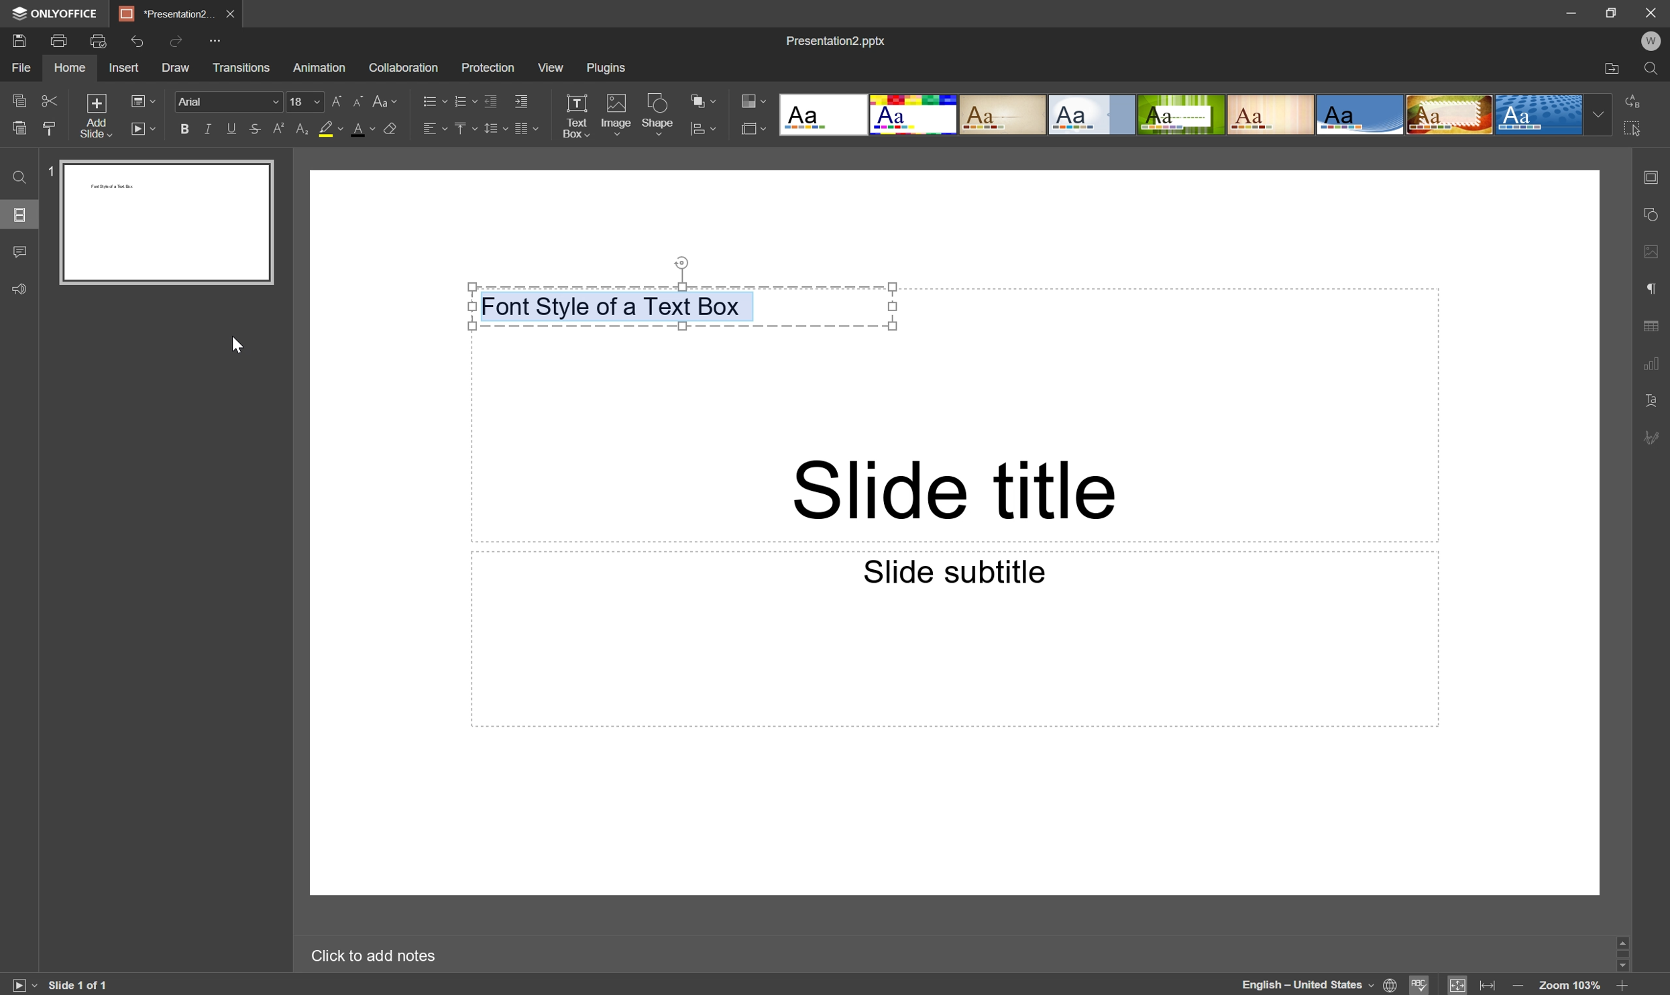 This screenshot has width=1670, height=995. What do you see at coordinates (166, 222) in the screenshot?
I see `Slide` at bounding box center [166, 222].